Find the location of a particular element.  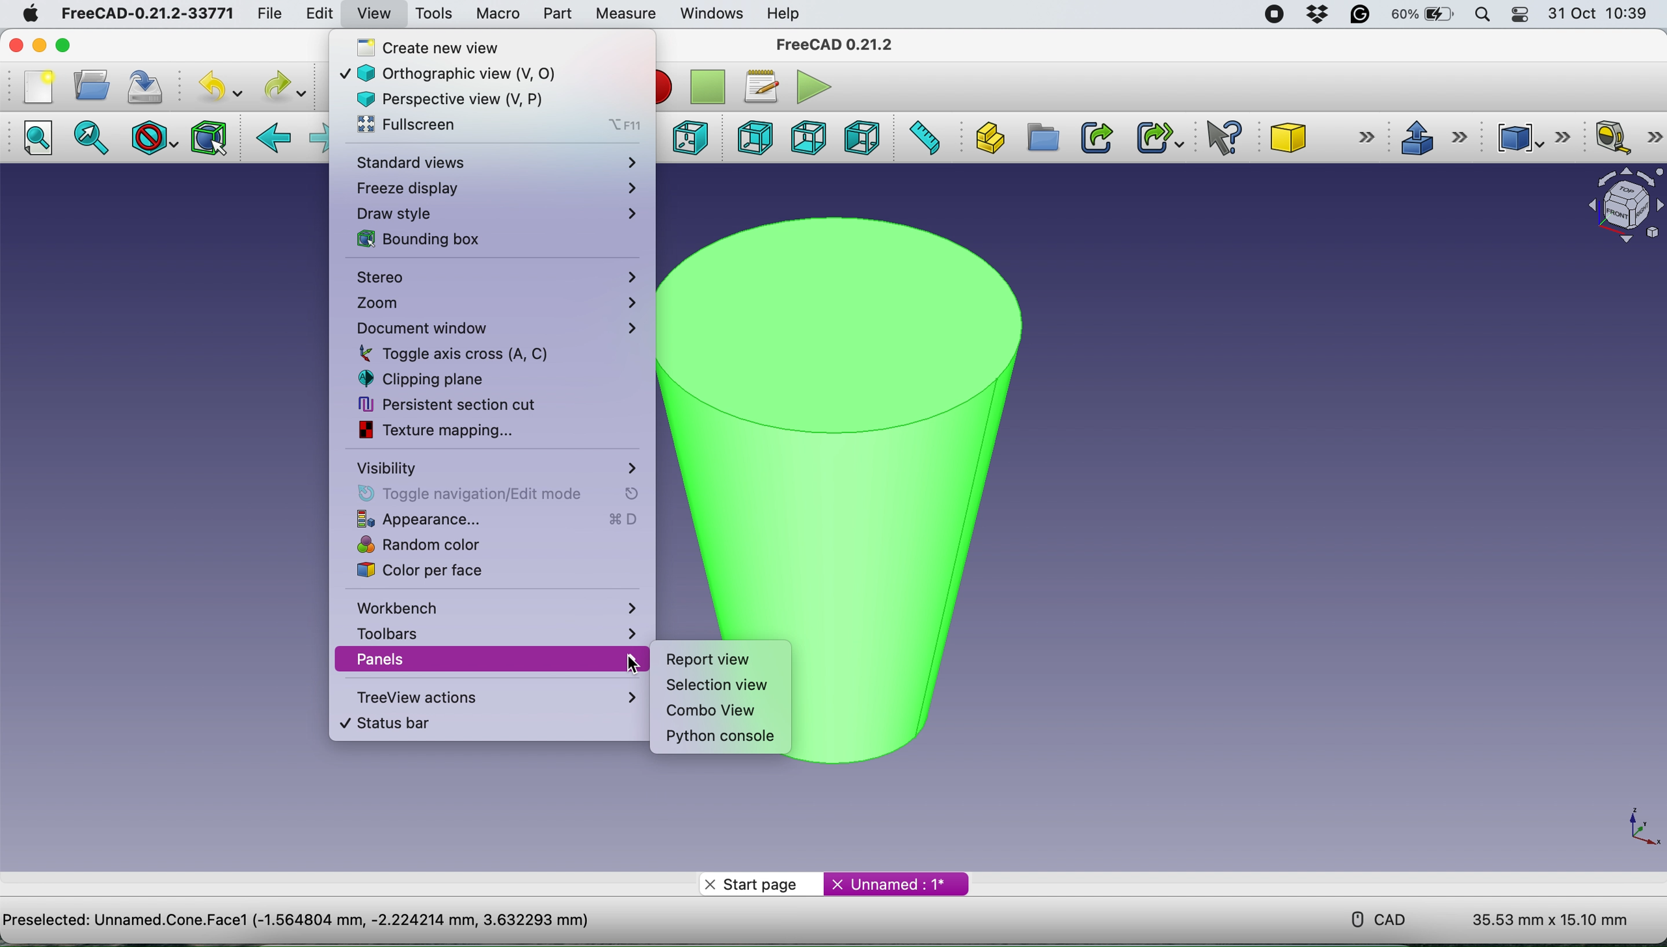

60% is located at coordinates (1422, 16).